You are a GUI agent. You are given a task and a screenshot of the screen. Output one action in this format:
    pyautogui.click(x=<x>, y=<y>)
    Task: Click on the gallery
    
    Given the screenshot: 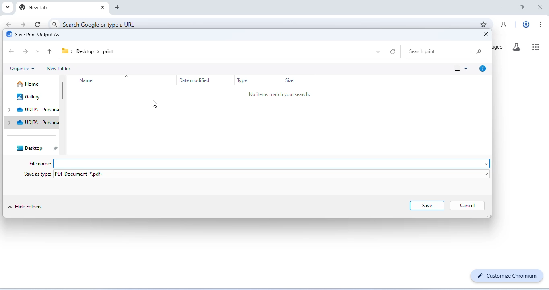 What is the action you would take?
    pyautogui.click(x=29, y=96)
    